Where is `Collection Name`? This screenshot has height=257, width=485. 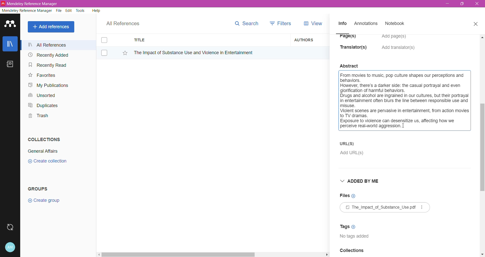 Collection Name is located at coordinates (42, 151).